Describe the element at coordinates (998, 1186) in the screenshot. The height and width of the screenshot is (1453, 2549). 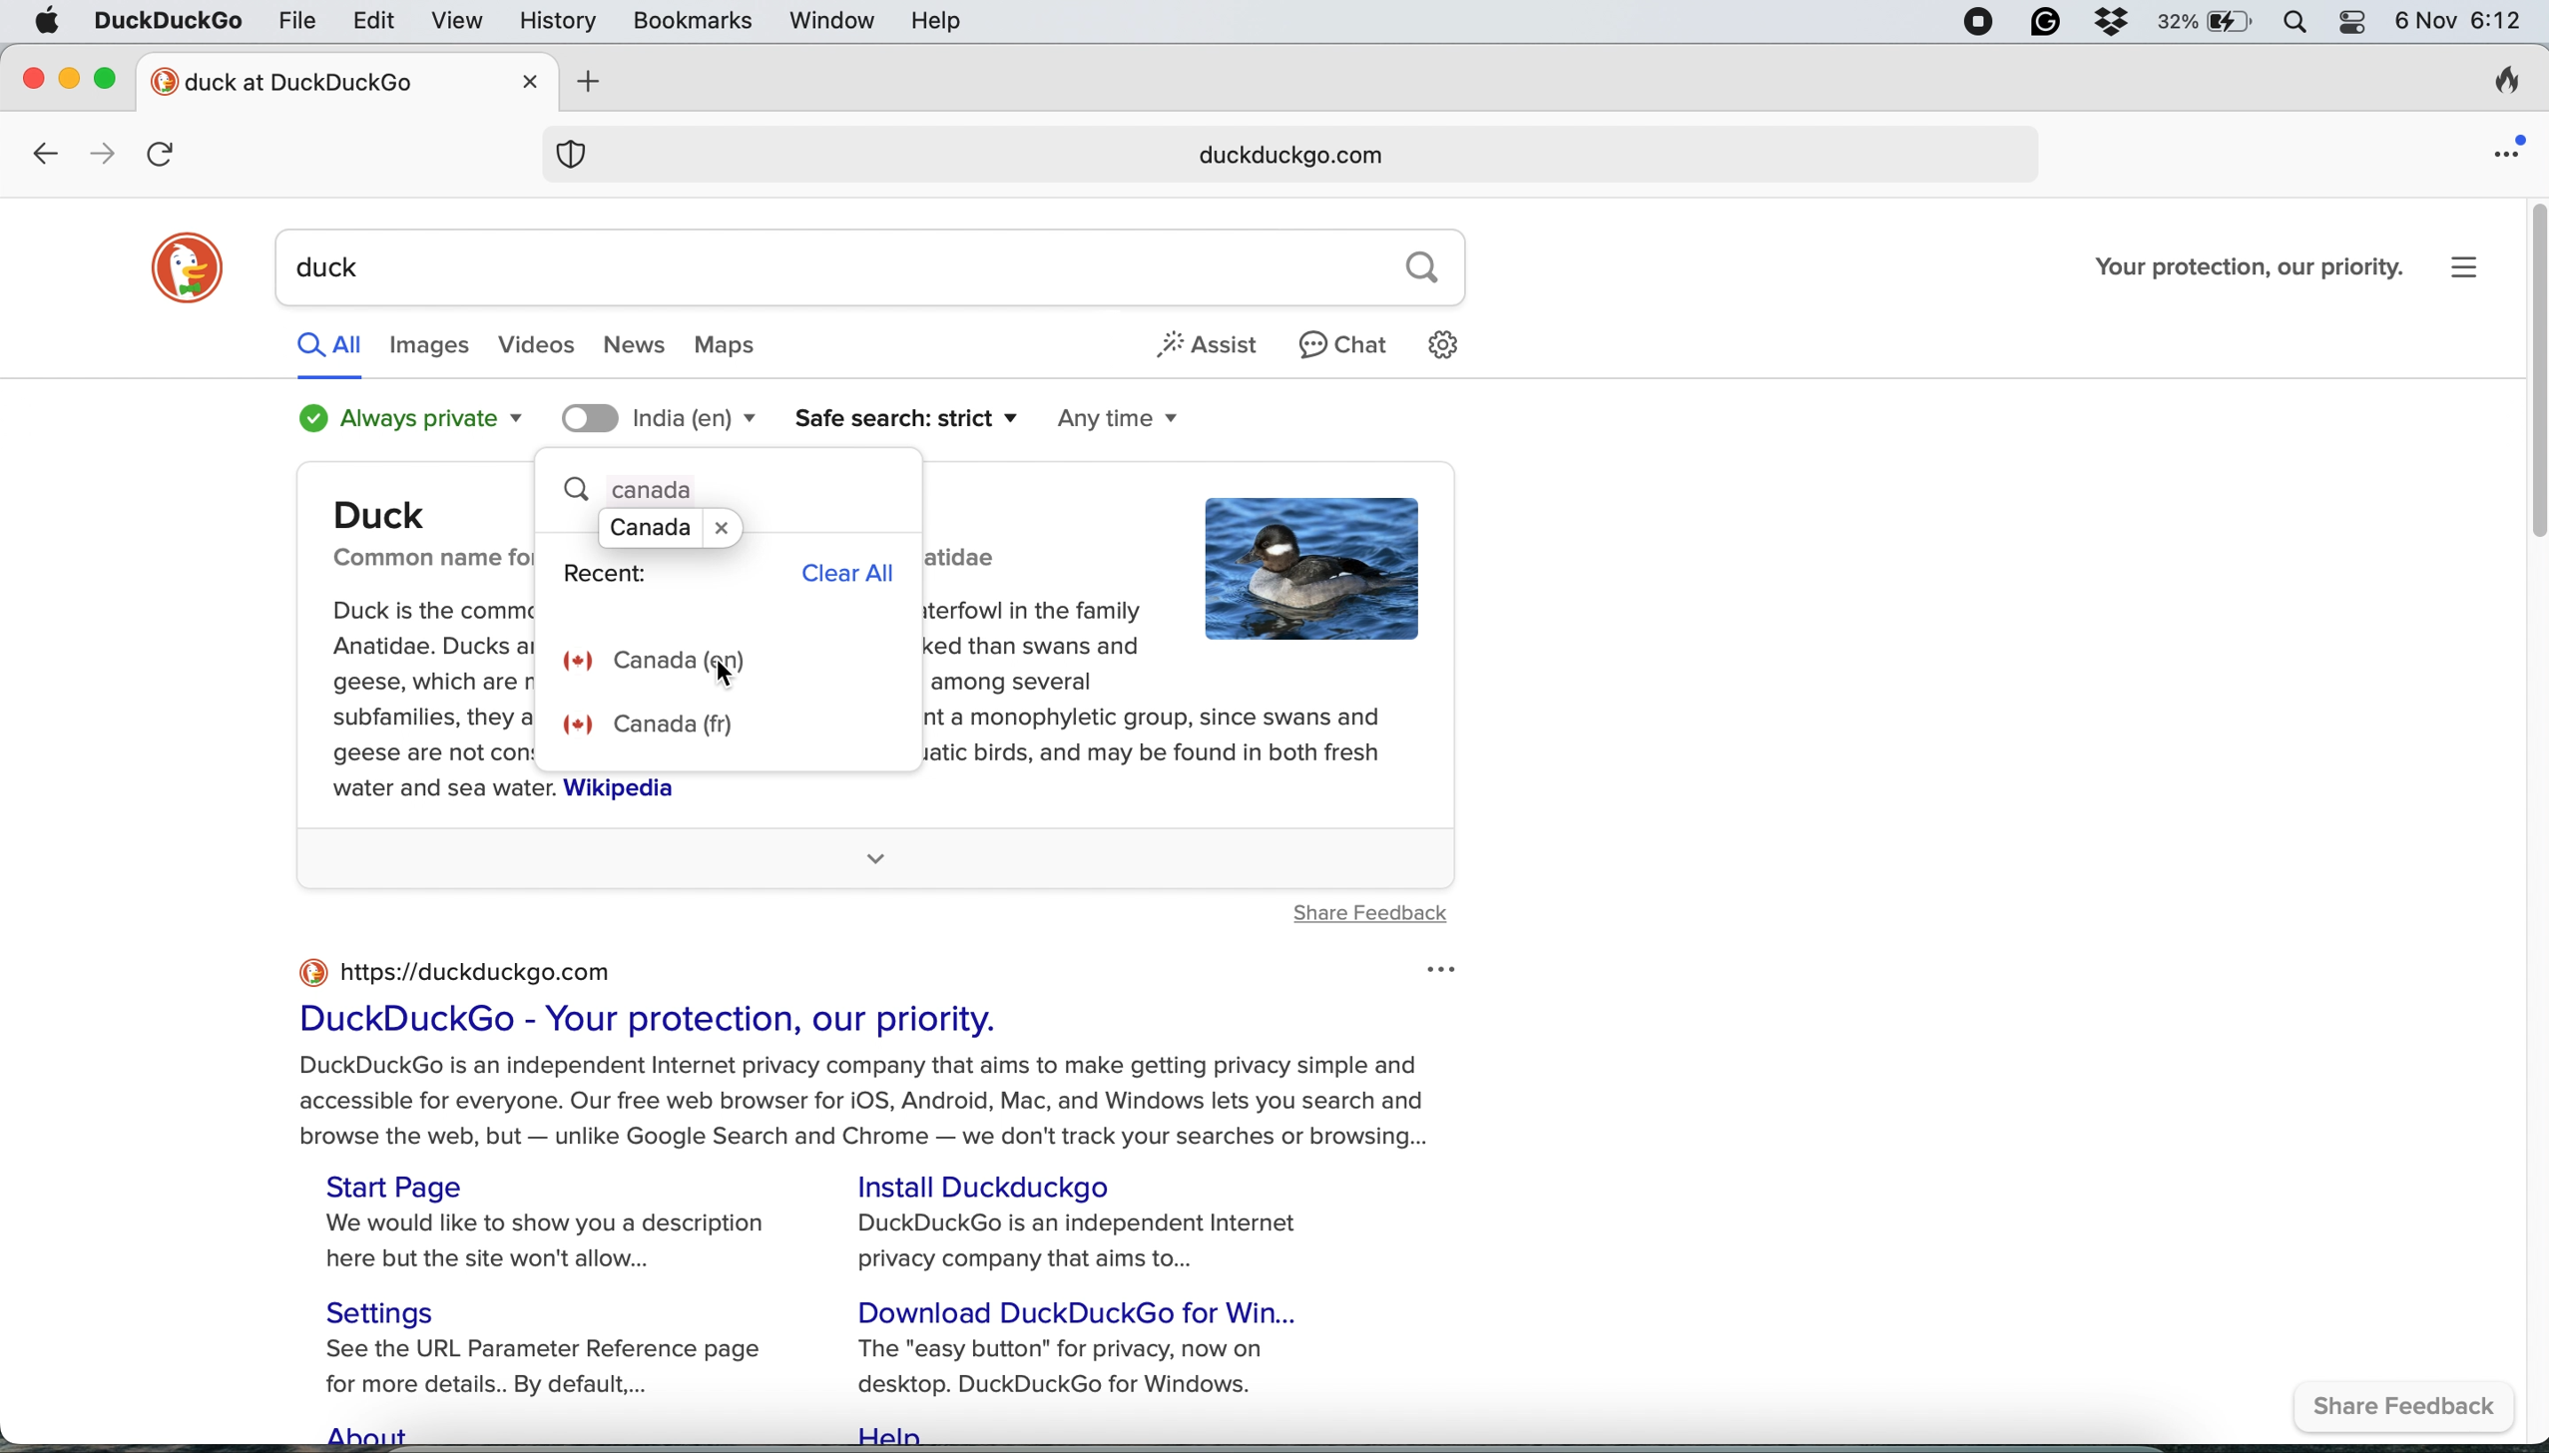
I see `Install Duckduckgo` at that location.